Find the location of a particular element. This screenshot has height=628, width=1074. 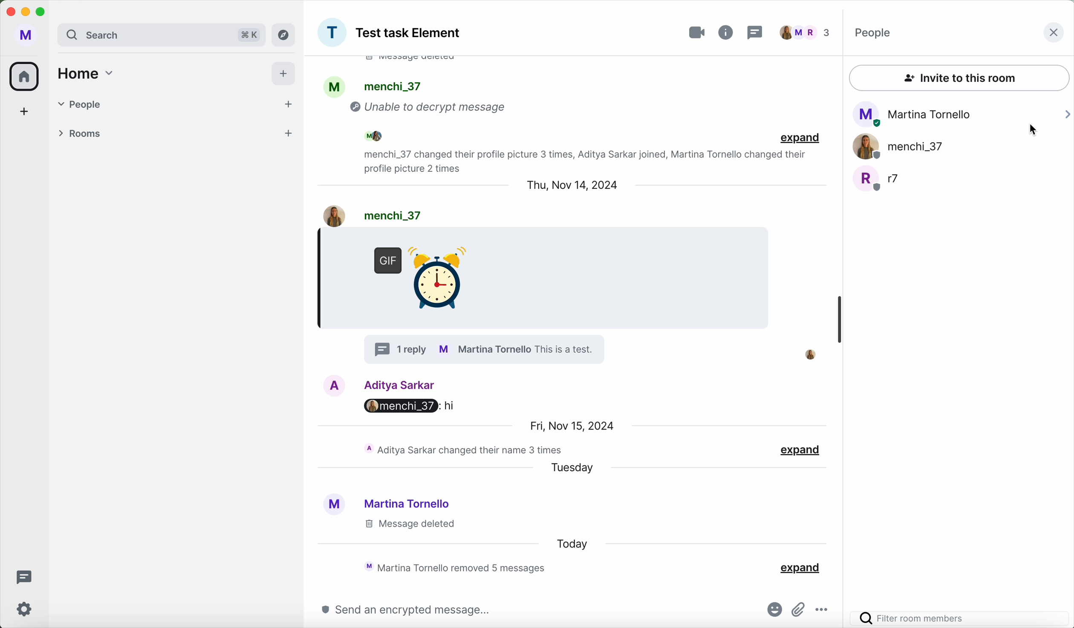

people is located at coordinates (154, 103).